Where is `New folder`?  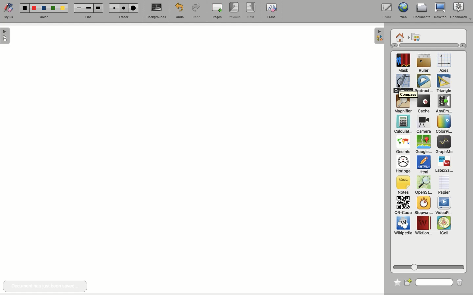
New folder is located at coordinates (409, 282).